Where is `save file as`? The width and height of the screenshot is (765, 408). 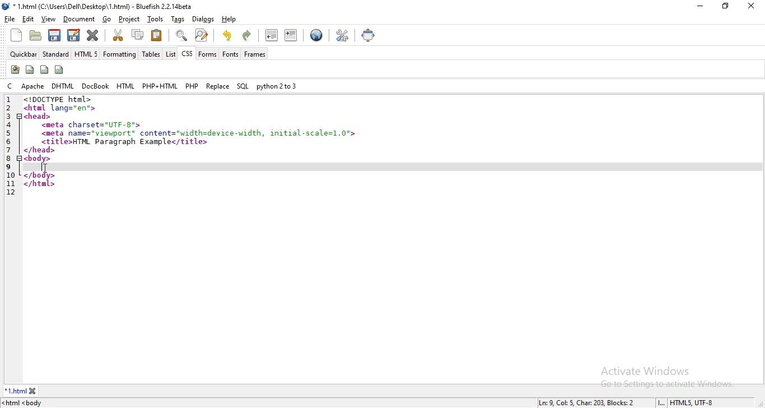 save file as is located at coordinates (73, 35).